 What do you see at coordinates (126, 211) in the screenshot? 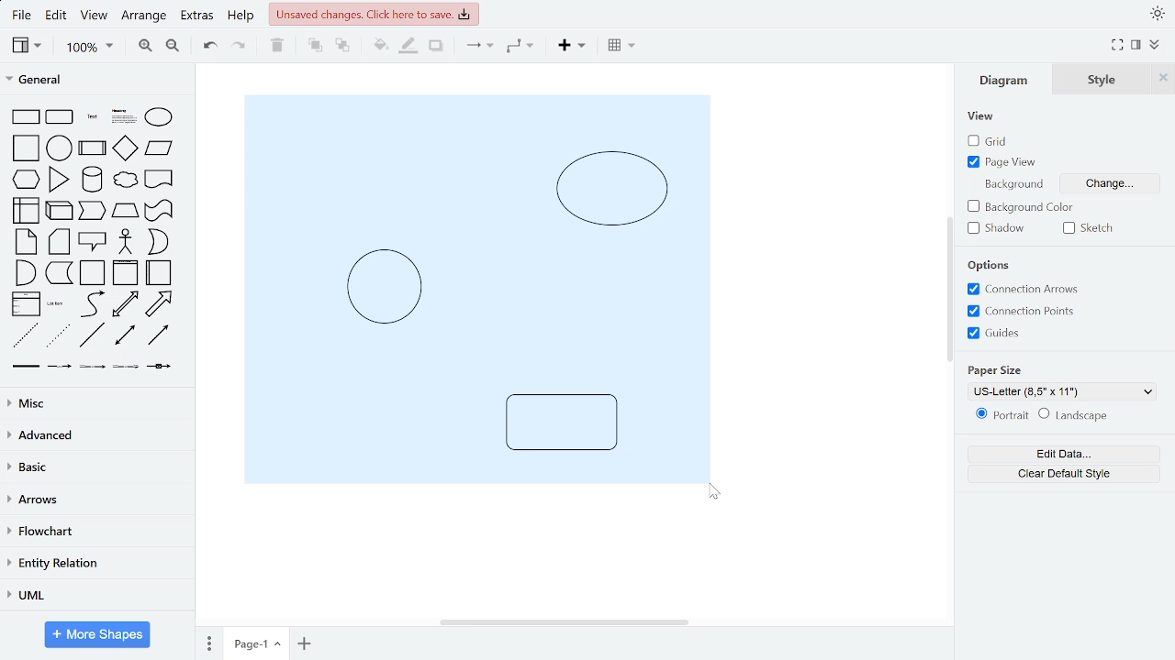
I see `trapezoid` at bounding box center [126, 211].